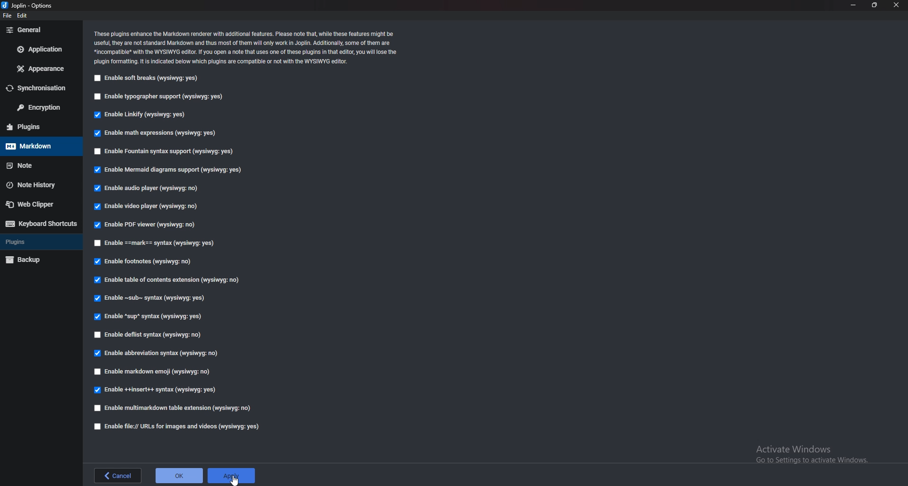 This screenshot has width=908, height=486. I want to click on Info, so click(249, 47).